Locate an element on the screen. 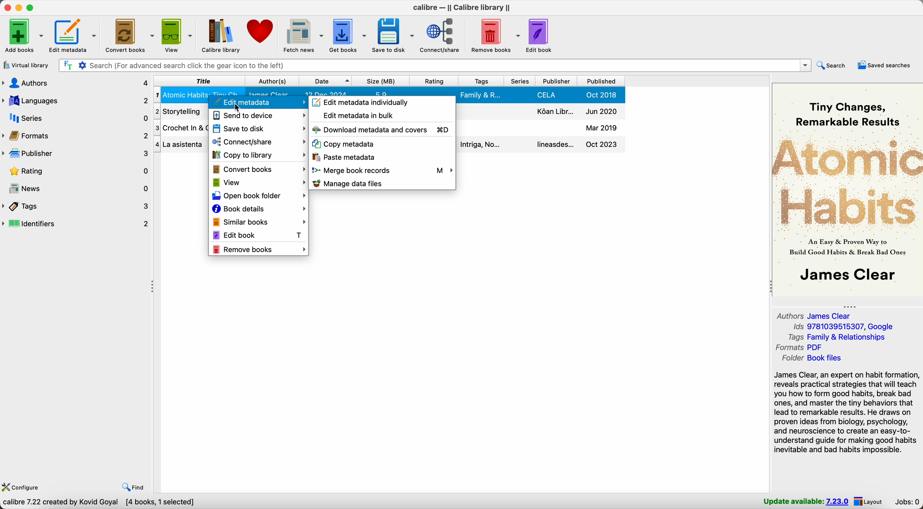  Calibre library is located at coordinates (221, 35).